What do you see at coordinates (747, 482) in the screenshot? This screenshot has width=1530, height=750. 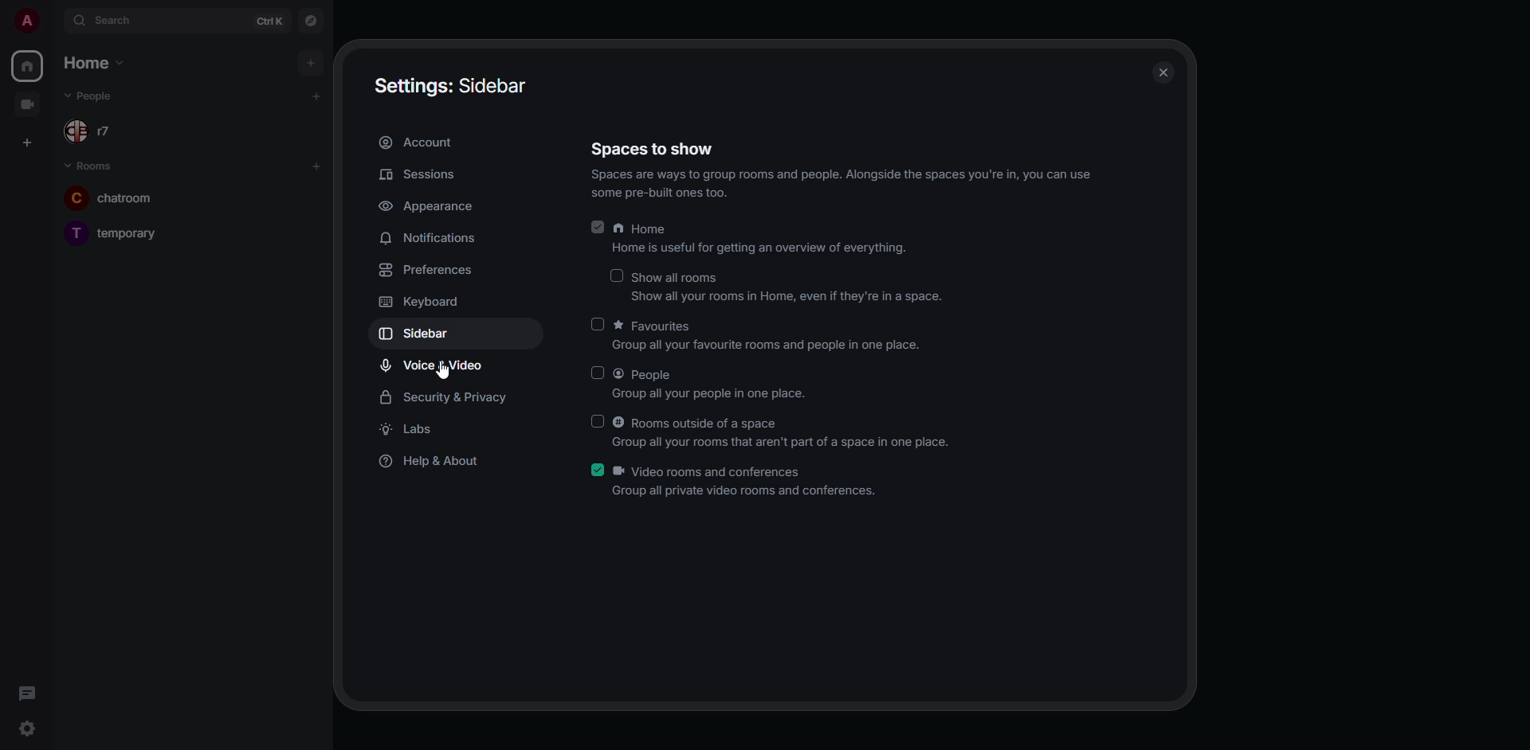 I see `video rooms and conferences` at bounding box center [747, 482].